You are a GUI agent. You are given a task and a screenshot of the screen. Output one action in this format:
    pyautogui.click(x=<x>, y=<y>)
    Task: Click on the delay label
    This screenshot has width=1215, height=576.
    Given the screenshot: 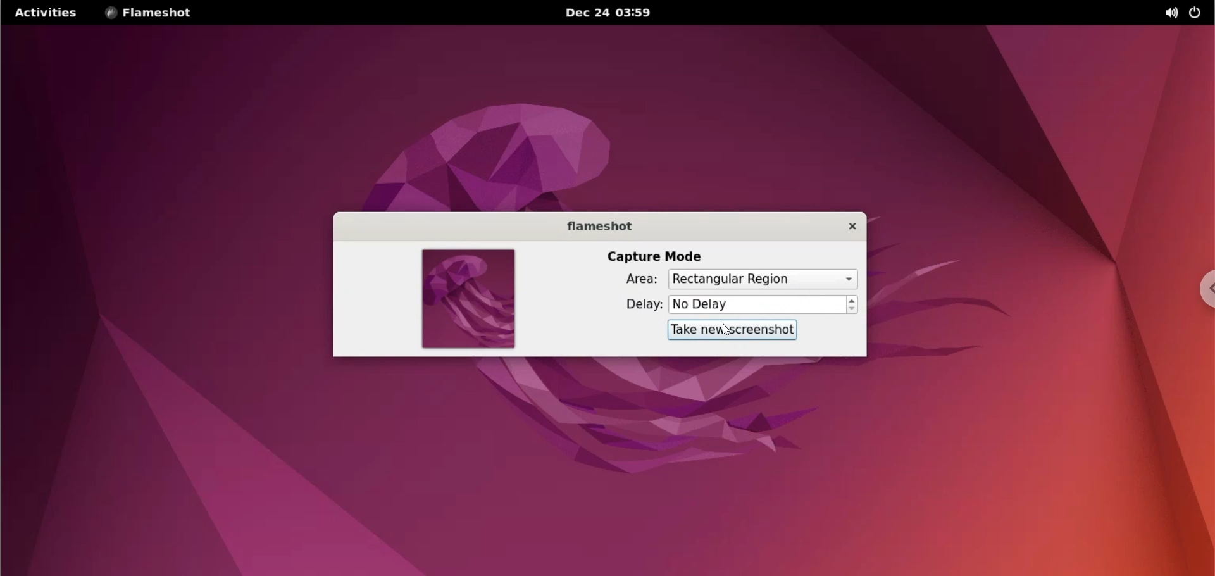 What is the action you would take?
    pyautogui.click(x=635, y=304)
    